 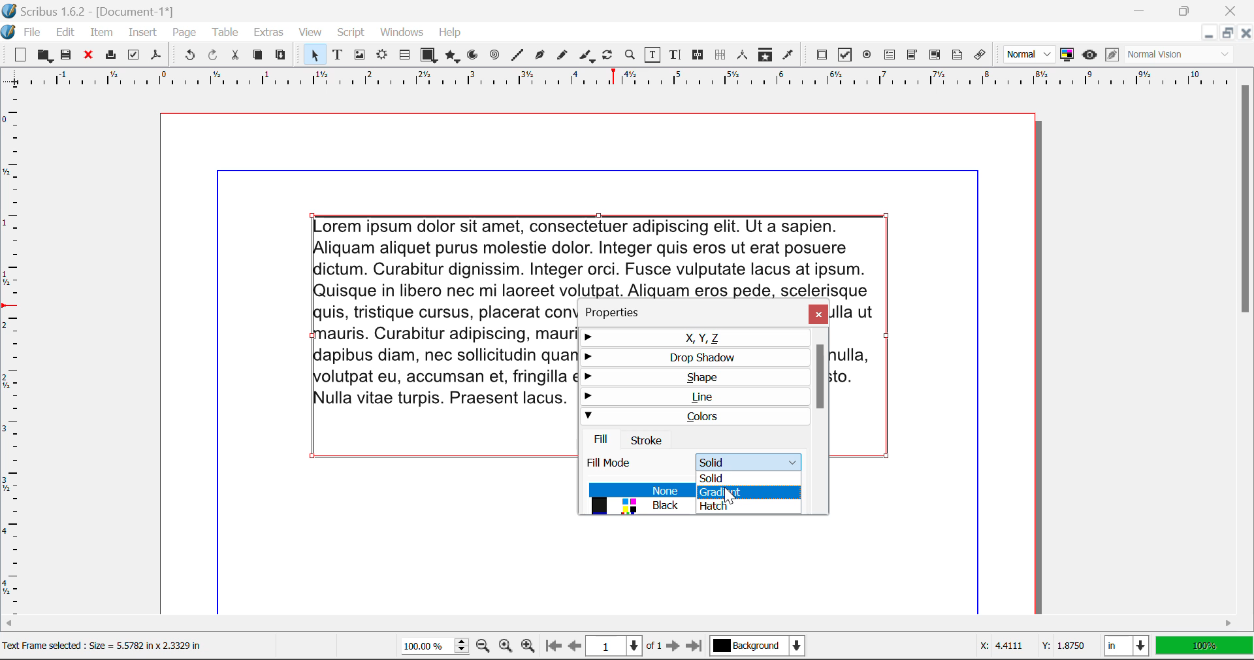 I want to click on Edit Contents of Frame, so click(x=653, y=56).